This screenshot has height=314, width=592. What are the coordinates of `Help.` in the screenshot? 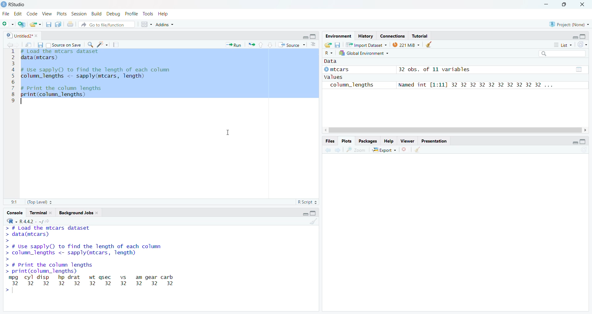 It's located at (388, 141).